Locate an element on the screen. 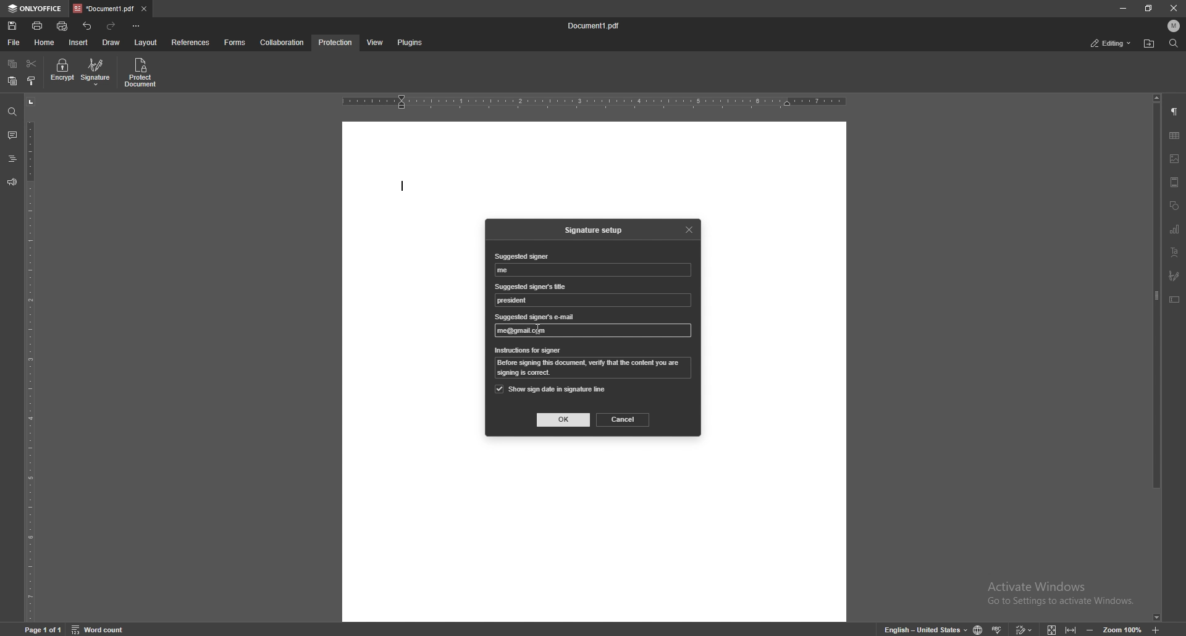 The width and height of the screenshot is (1186, 636). instrauctions for signer is located at coordinates (528, 351).